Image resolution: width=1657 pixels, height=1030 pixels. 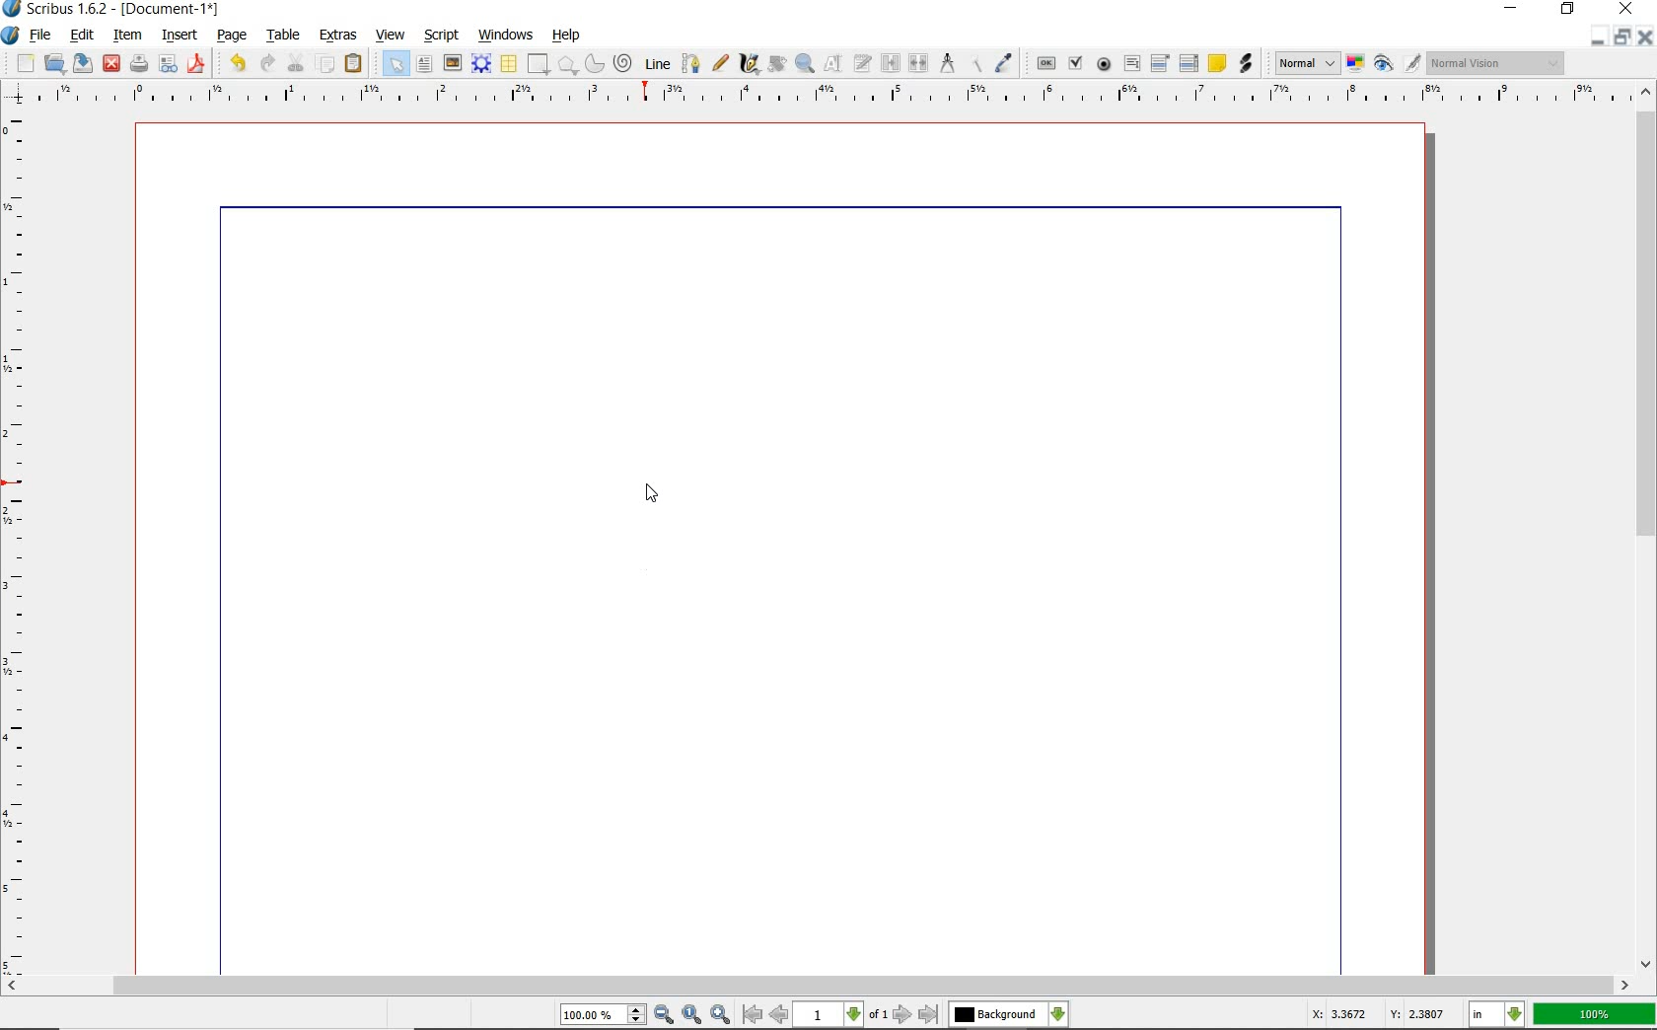 What do you see at coordinates (721, 1015) in the screenshot?
I see `Zoom In` at bounding box center [721, 1015].